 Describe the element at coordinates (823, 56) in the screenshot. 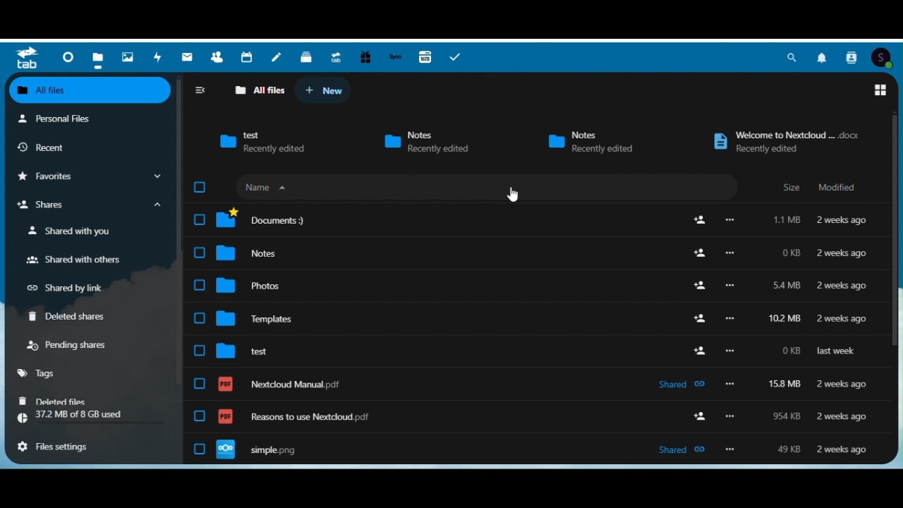

I see `Notifications` at that location.